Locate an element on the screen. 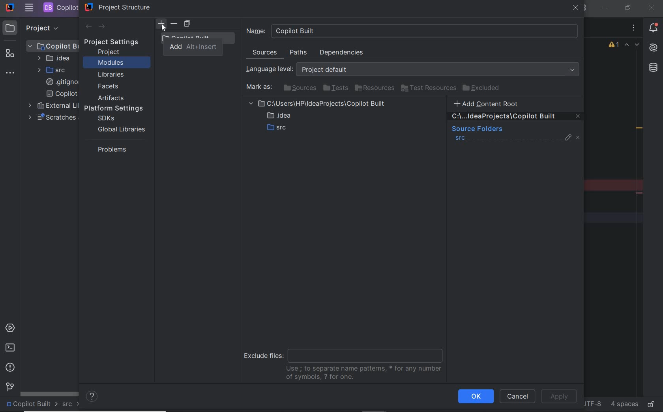 This screenshot has width=663, height=412. modules is located at coordinates (110, 63).